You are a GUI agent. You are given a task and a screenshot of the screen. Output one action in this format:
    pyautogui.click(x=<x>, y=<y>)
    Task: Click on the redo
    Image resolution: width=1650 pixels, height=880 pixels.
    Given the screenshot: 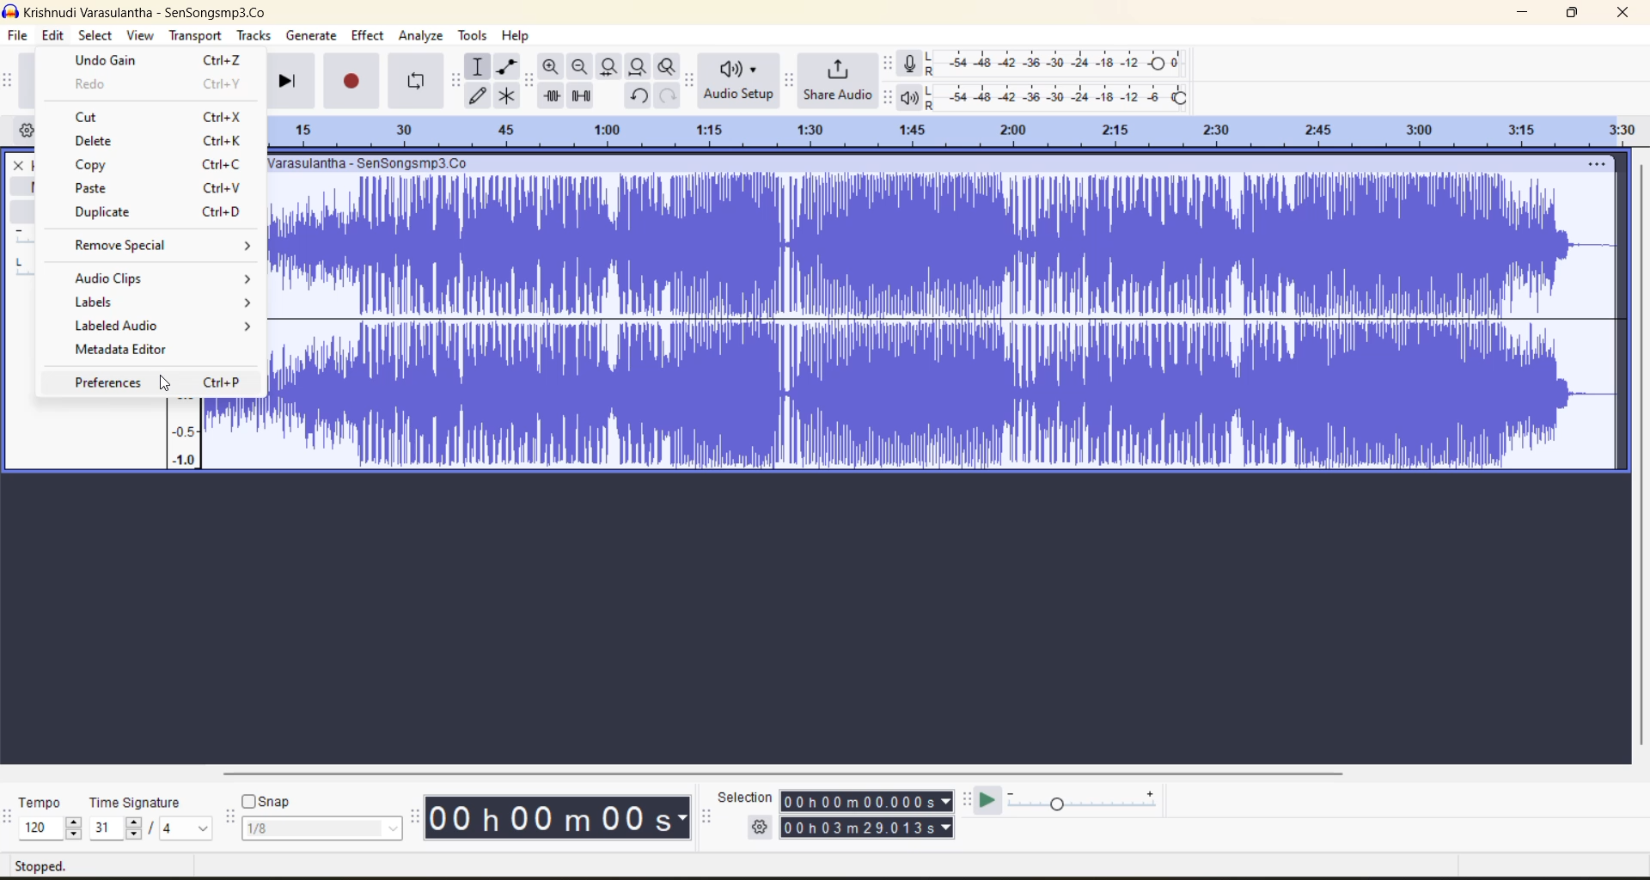 What is the action you would take?
    pyautogui.click(x=157, y=87)
    